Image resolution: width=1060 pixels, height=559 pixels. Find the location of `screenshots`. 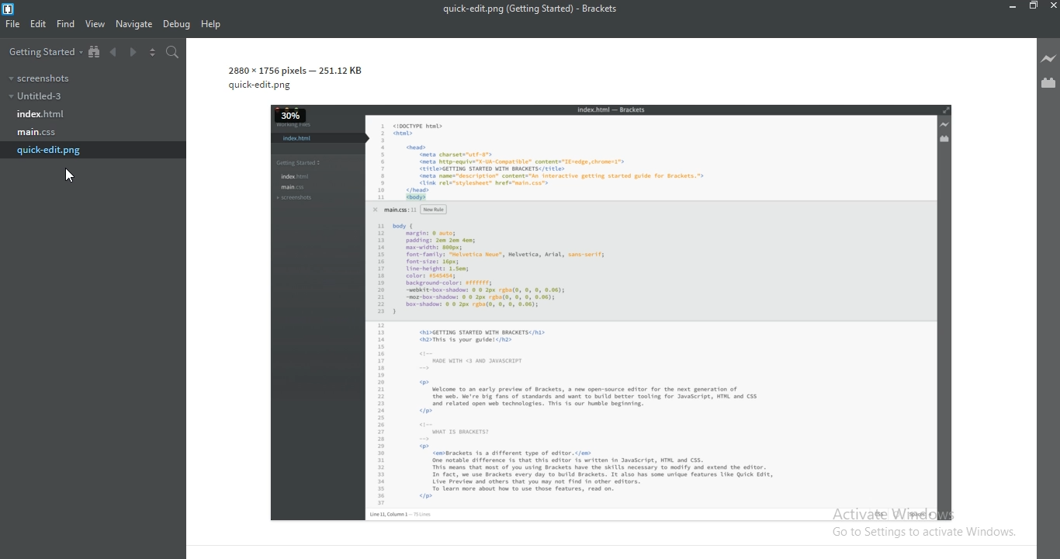

screenshots is located at coordinates (37, 77).